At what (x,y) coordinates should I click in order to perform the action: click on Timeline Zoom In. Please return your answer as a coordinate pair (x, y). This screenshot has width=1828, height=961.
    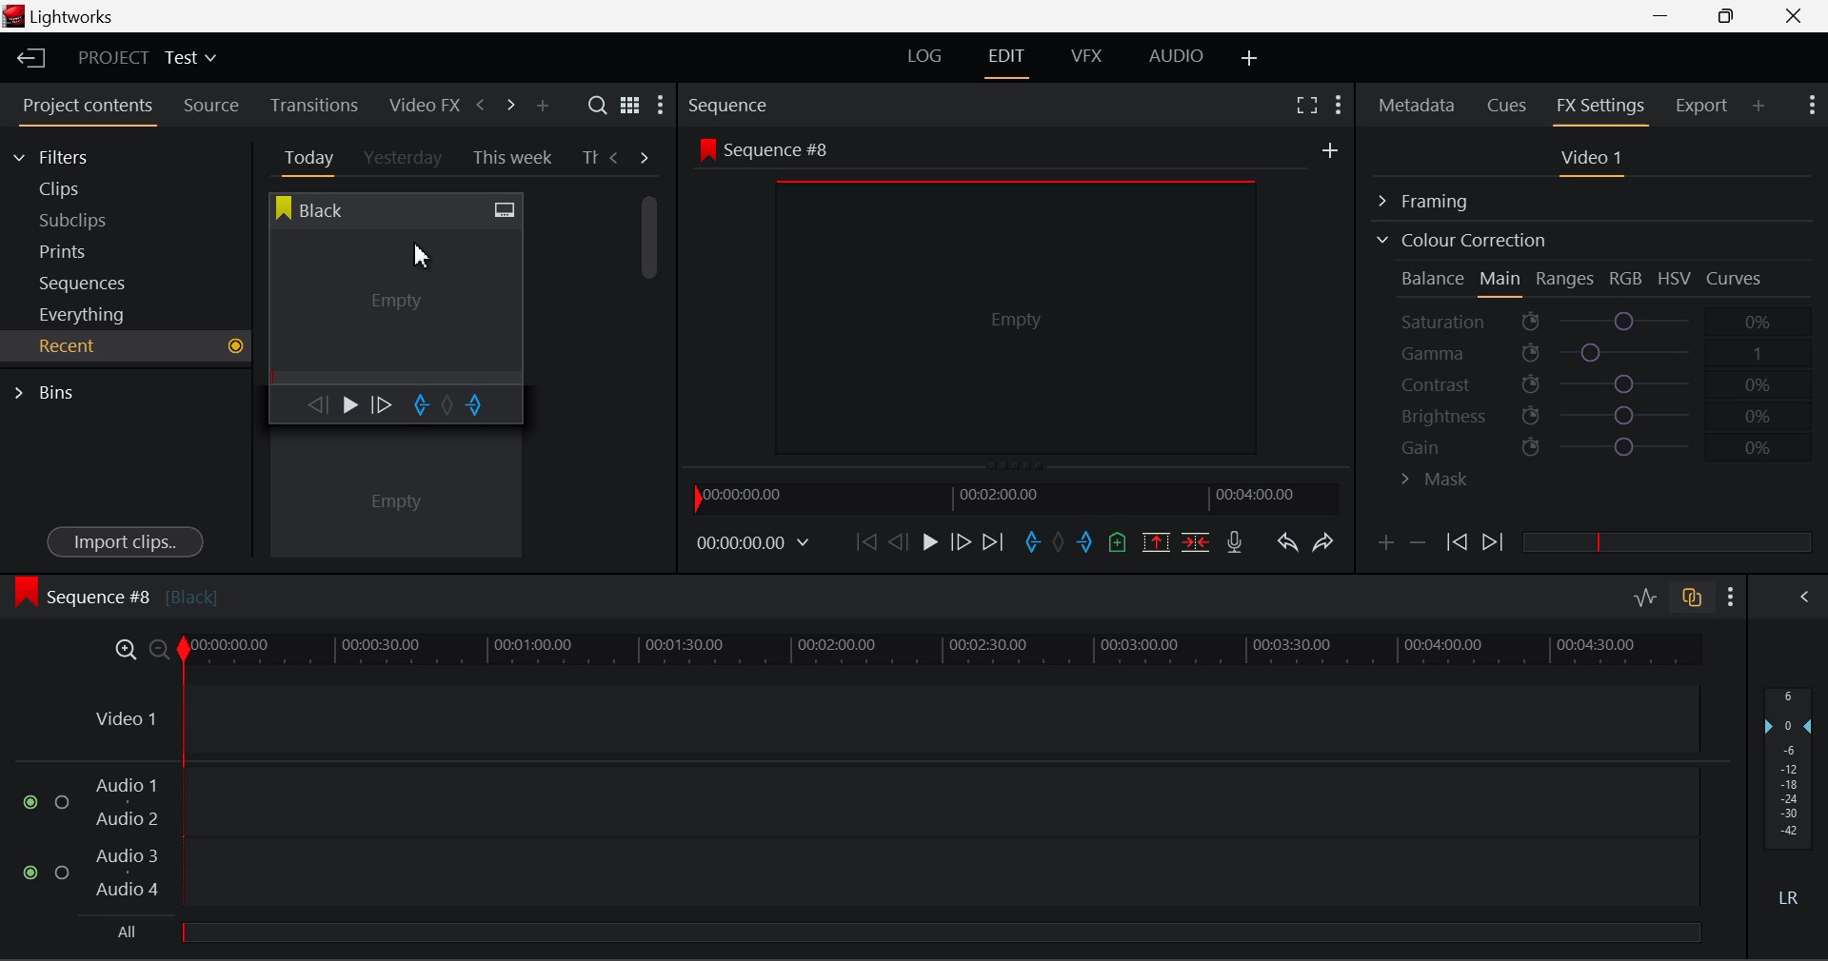
    Looking at the image, I should click on (122, 649).